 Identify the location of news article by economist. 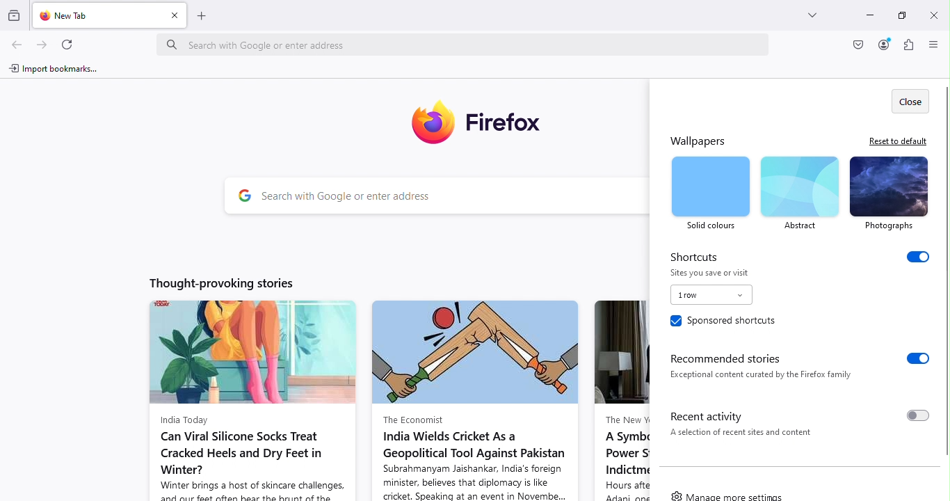
(477, 400).